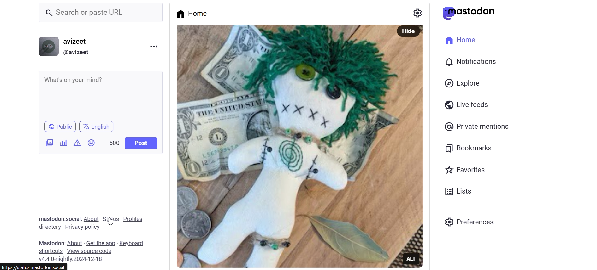 The image size is (597, 270). I want to click on logo, so click(467, 12).